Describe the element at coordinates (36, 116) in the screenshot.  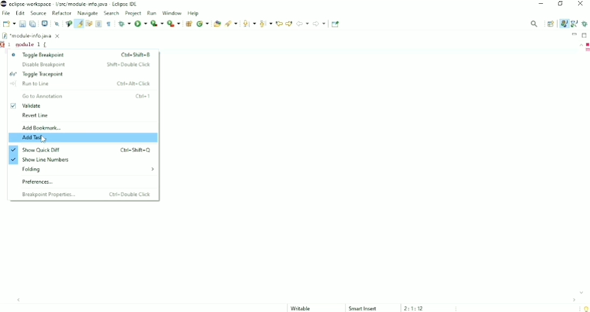
I see `Revert Line` at that location.